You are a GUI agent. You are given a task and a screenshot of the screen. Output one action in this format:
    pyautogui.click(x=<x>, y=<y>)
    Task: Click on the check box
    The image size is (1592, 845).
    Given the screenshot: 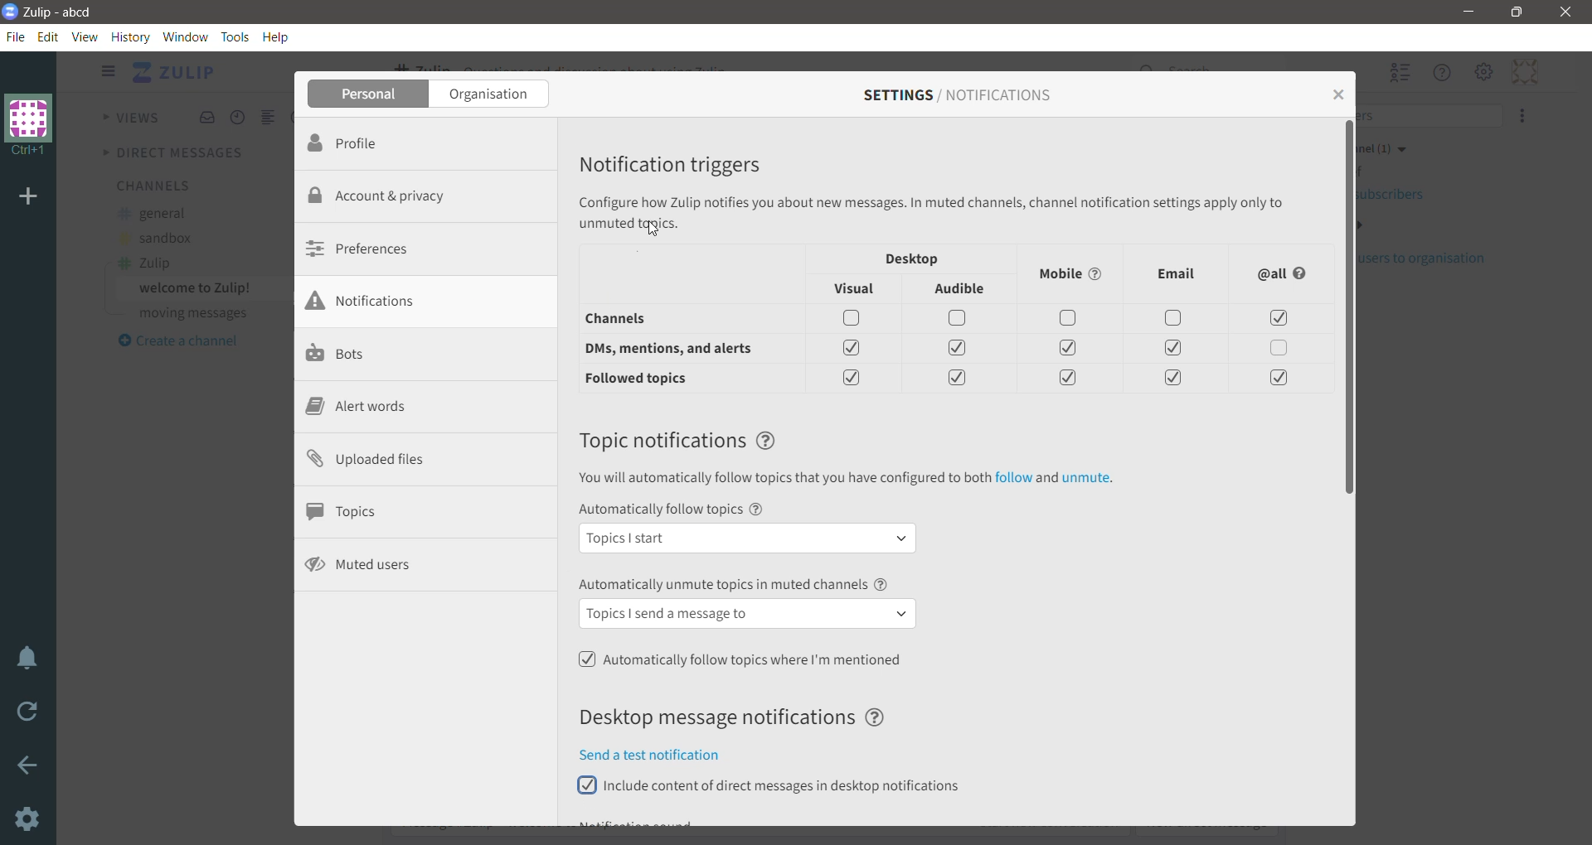 What is the action you would take?
    pyautogui.click(x=1065, y=379)
    